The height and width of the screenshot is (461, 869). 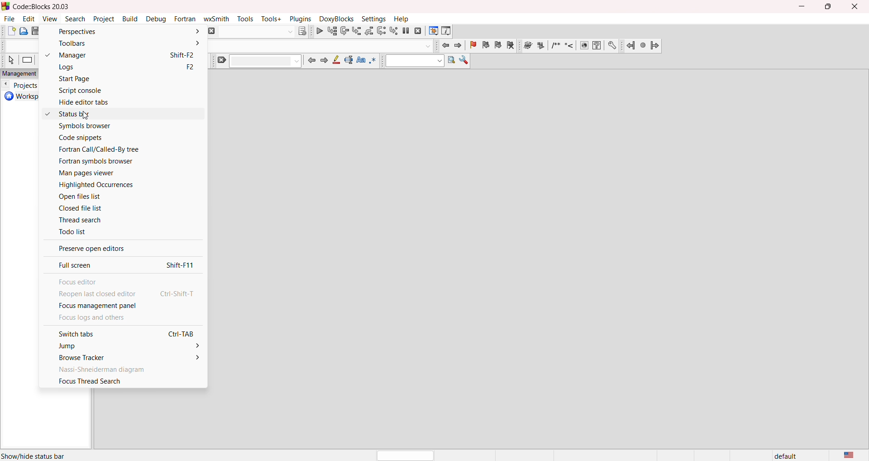 I want to click on closed file list, so click(x=122, y=207).